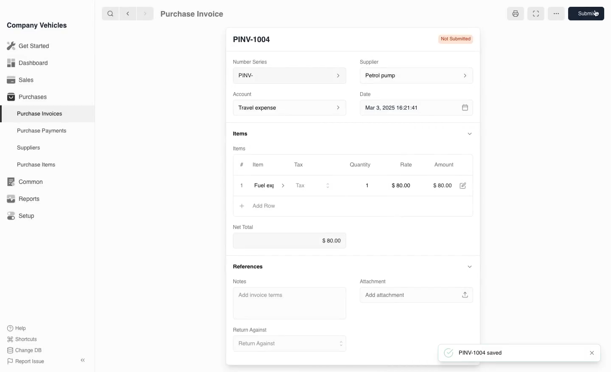  I want to click on Suppliers, so click(28, 148).